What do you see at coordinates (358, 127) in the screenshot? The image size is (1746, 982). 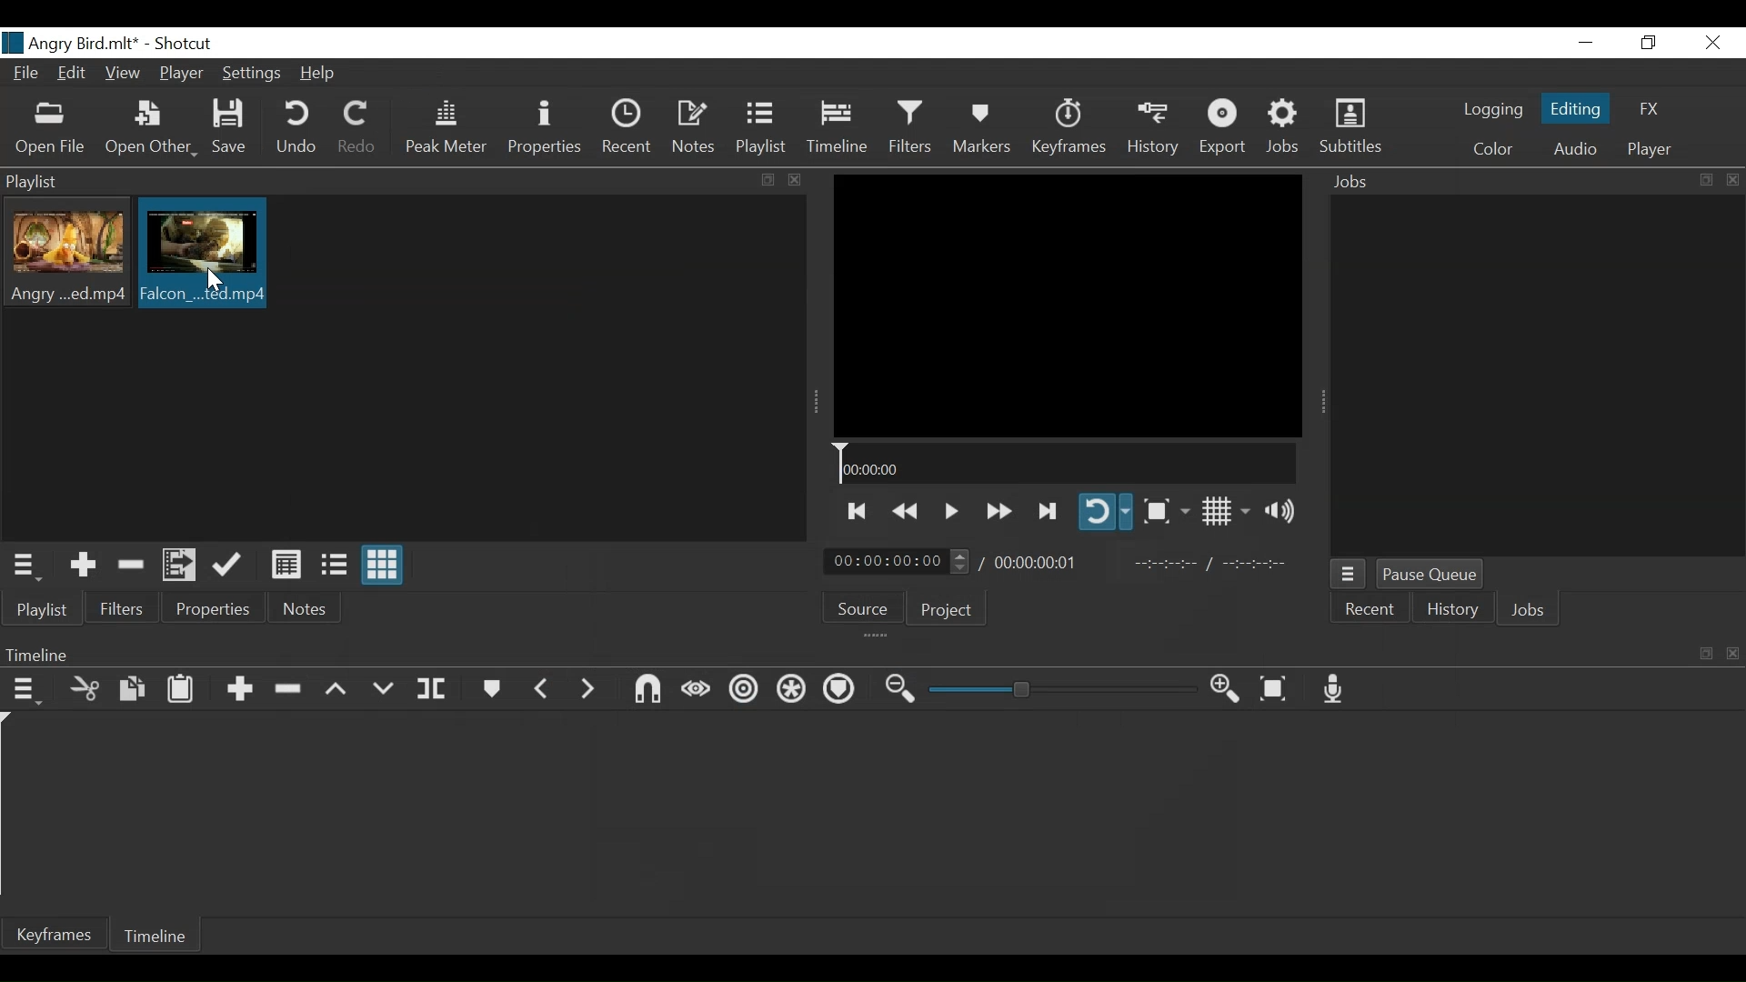 I see `Redo` at bounding box center [358, 127].